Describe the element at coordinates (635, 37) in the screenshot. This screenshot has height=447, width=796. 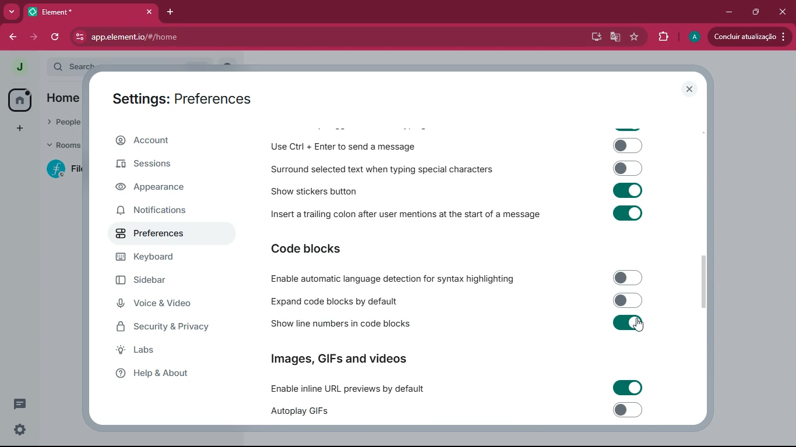
I see `favourite` at that location.